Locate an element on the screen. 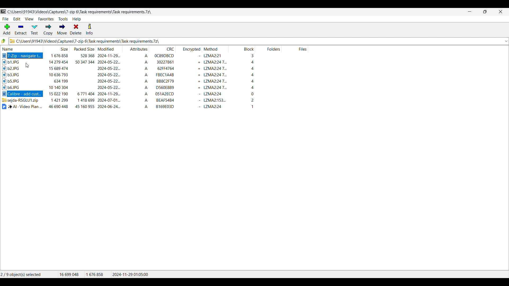 Image resolution: width=509 pixels, height=286 pixels. Software logo is located at coordinates (3, 12).